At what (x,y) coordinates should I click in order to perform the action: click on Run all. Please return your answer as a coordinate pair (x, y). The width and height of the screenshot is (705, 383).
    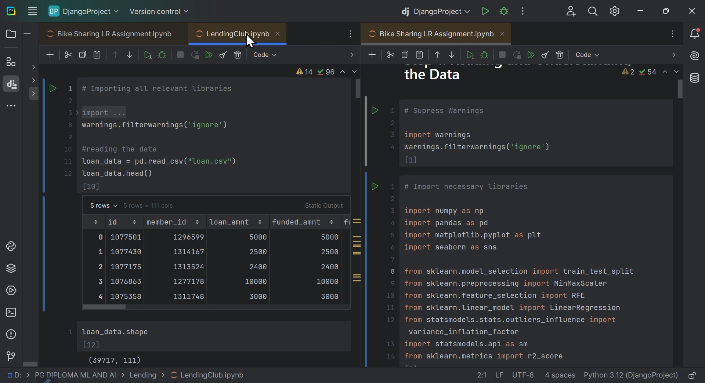
    Looking at the image, I should click on (211, 53).